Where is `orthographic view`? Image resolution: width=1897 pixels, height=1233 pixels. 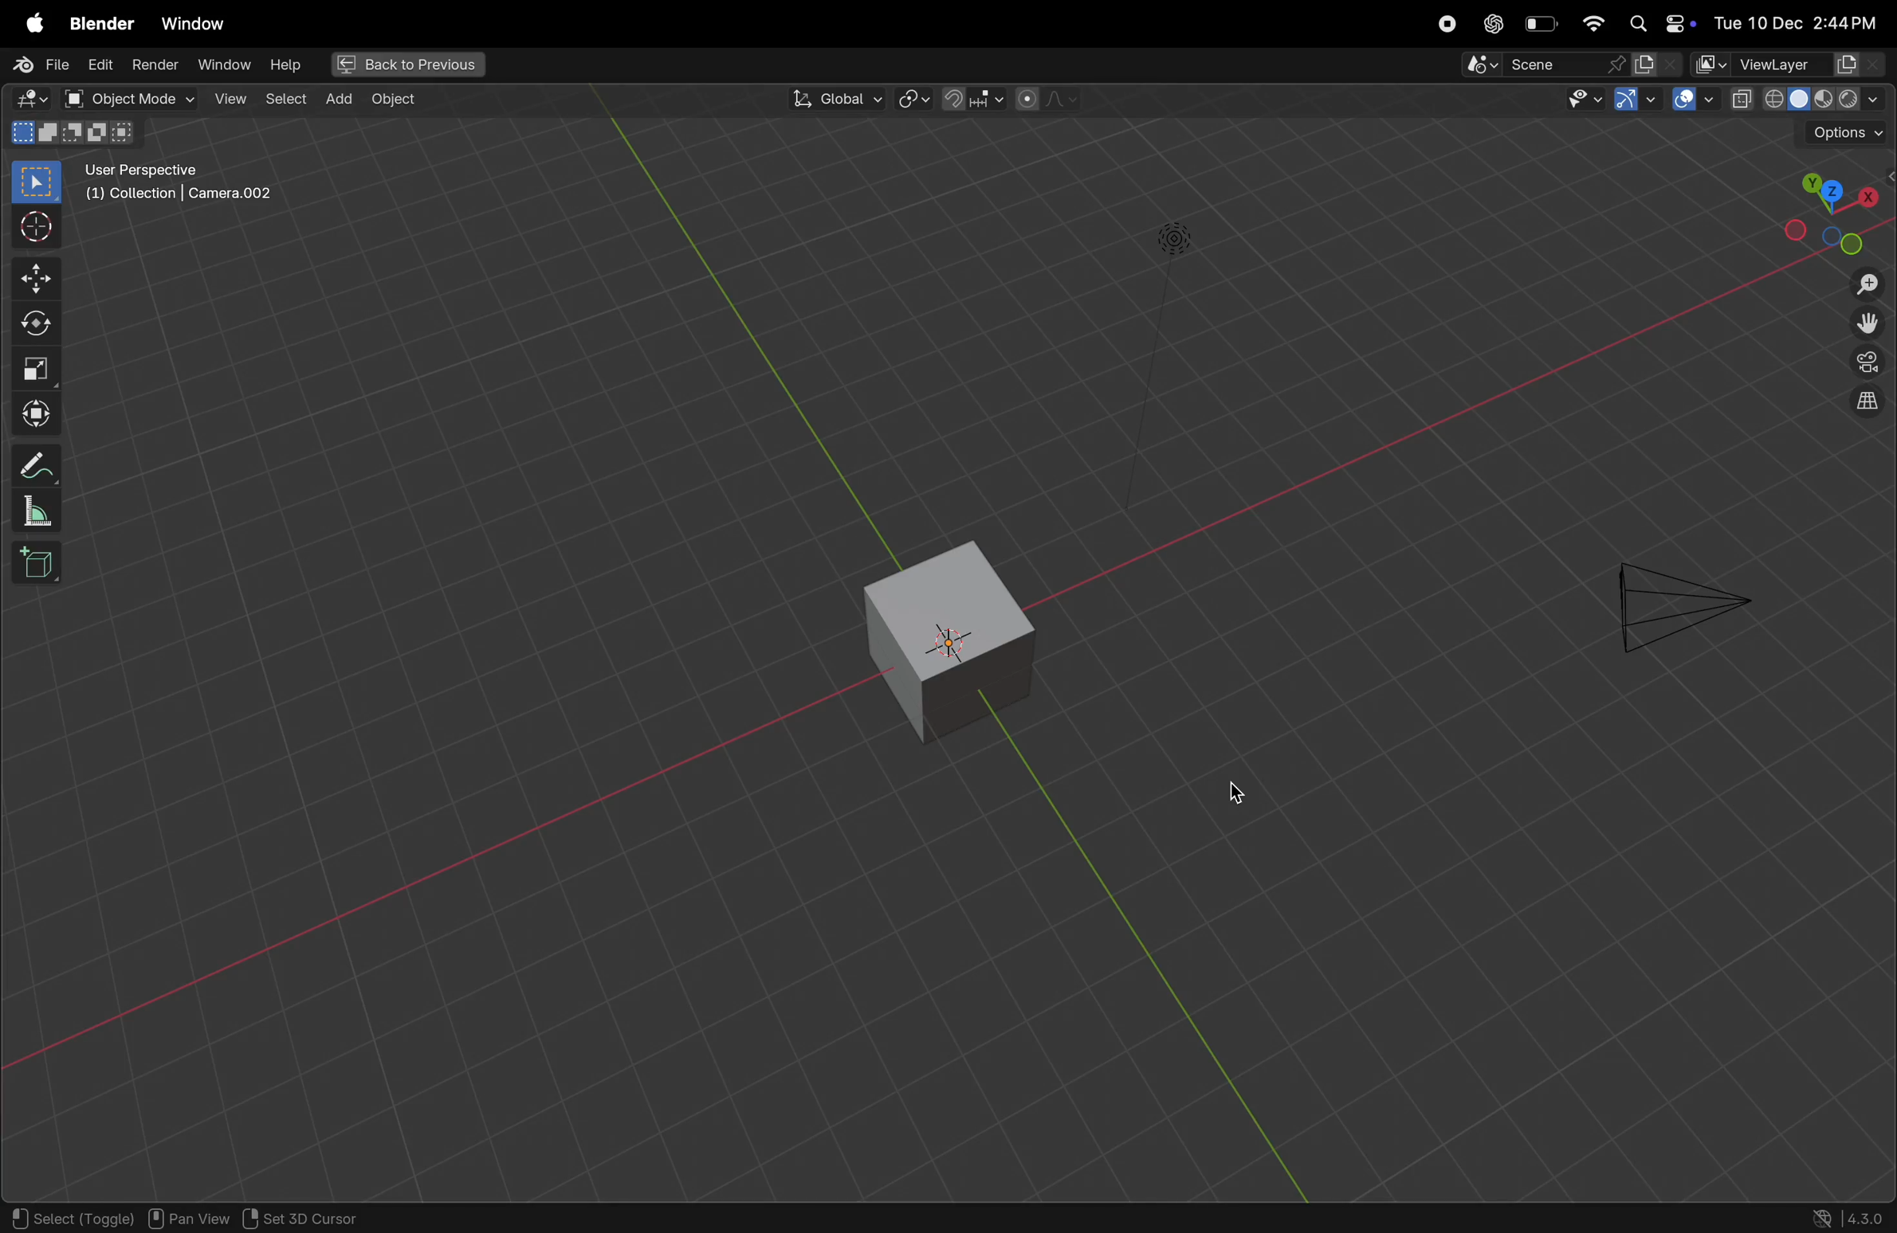
orthographic view is located at coordinates (1868, 403).